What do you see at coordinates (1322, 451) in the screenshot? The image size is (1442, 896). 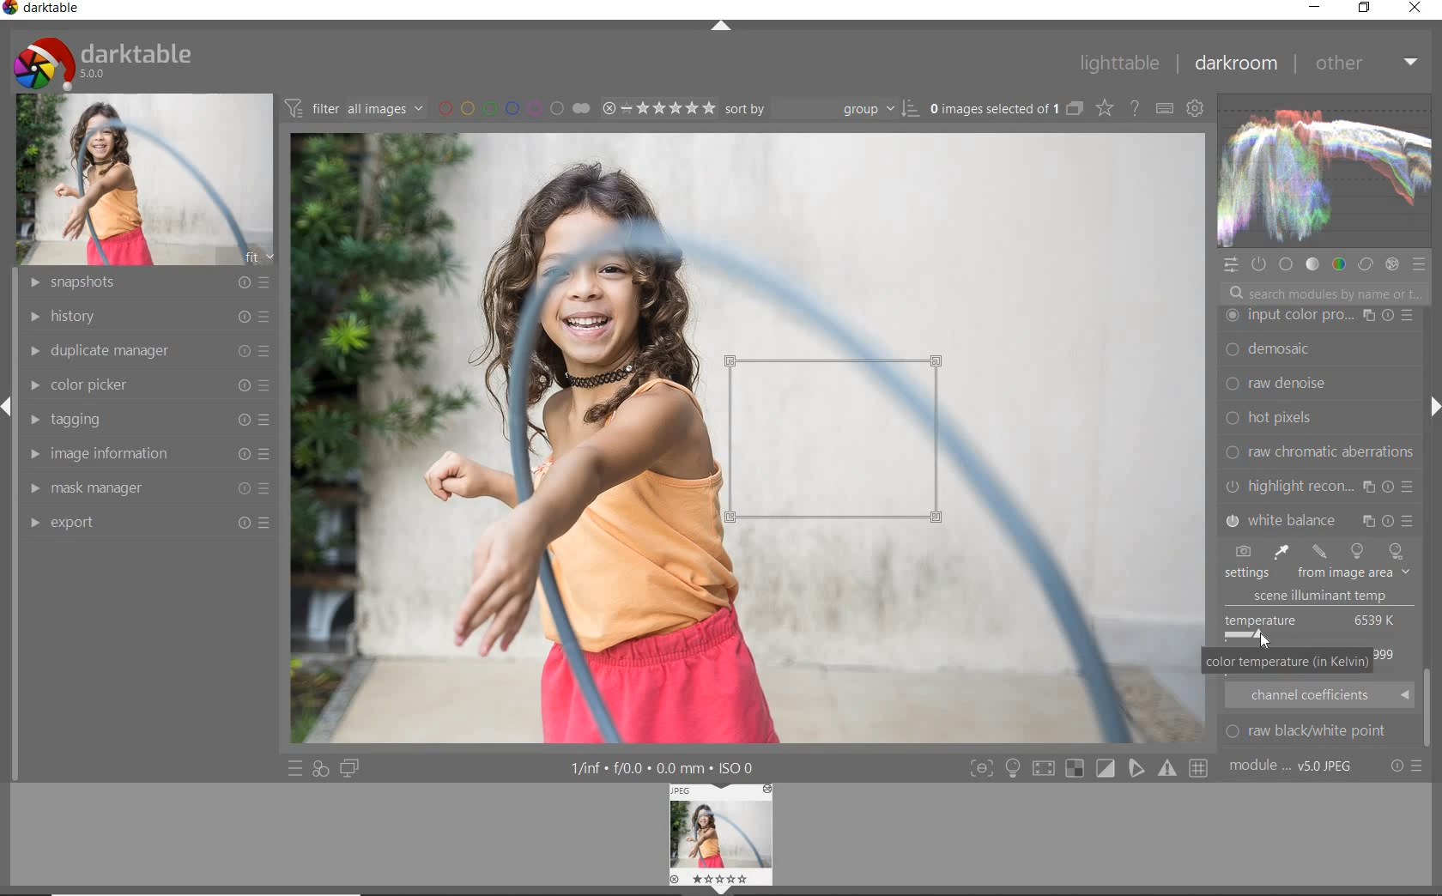 I see `color reconstruction` at bounding box center [1322, 451].